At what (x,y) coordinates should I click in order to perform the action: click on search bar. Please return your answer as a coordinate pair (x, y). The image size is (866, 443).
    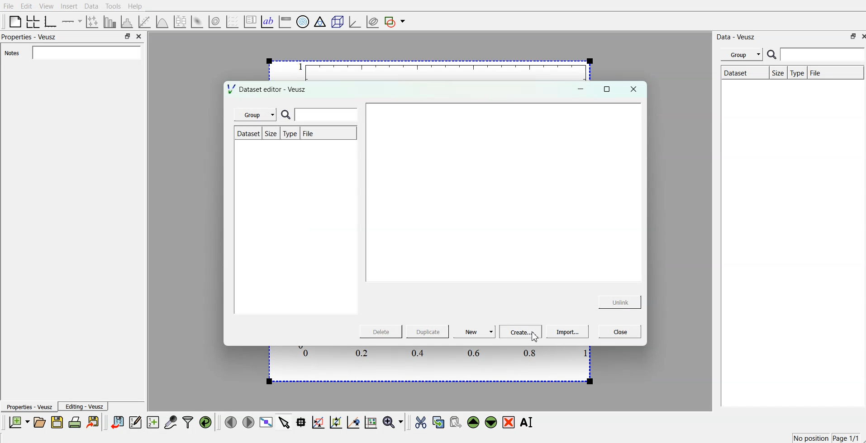
    Looking at the image, I should click on (322, 115).